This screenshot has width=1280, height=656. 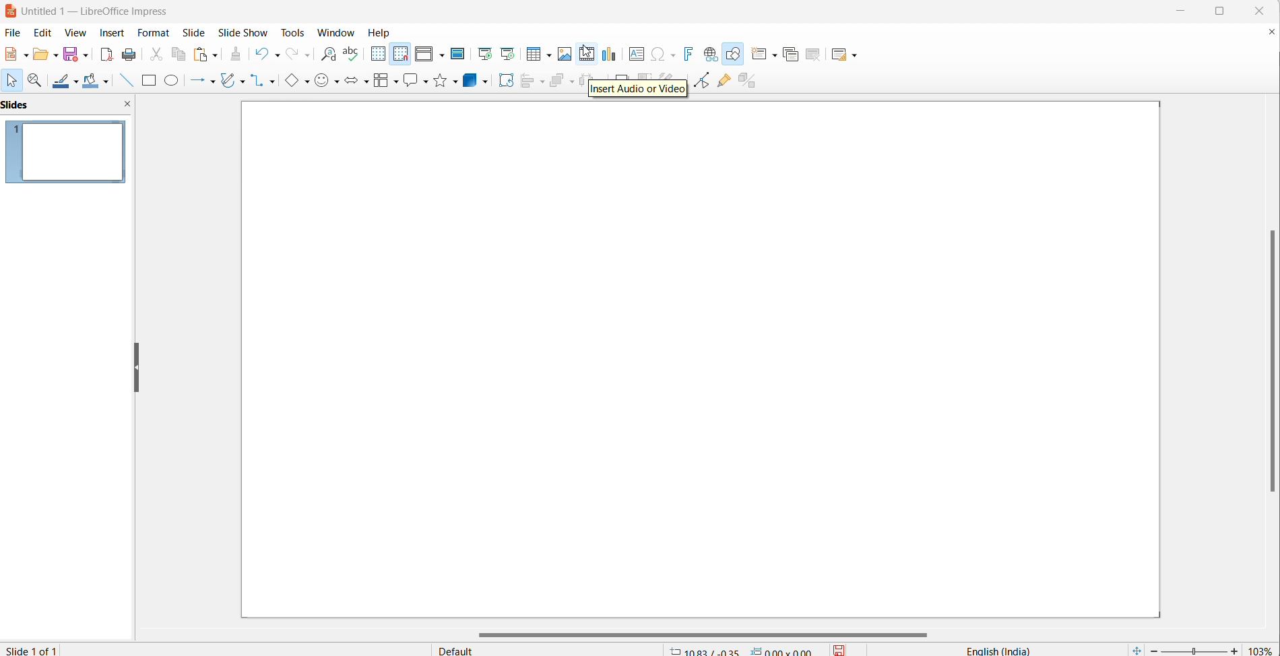 I want to click on curves and polygons options, so click(x=242, y=81).